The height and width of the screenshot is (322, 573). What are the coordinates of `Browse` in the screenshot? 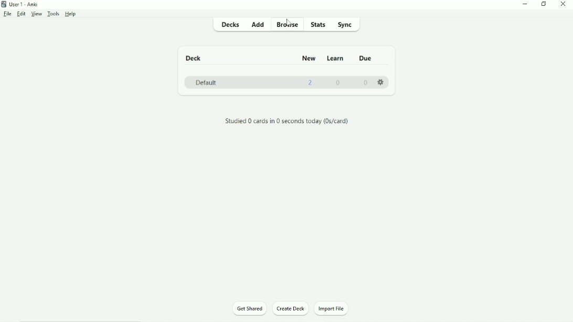 It's located at (288, 25).